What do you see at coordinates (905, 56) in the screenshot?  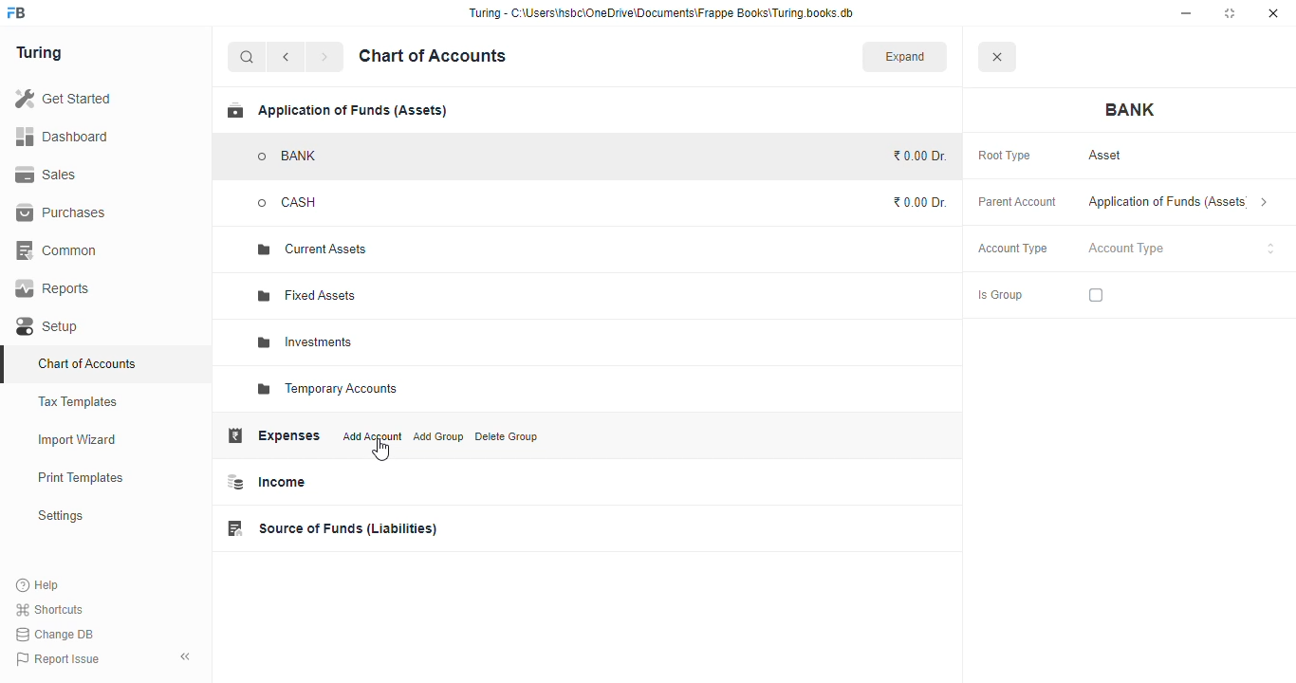 I see `expand` at bounding box center [905, 56].